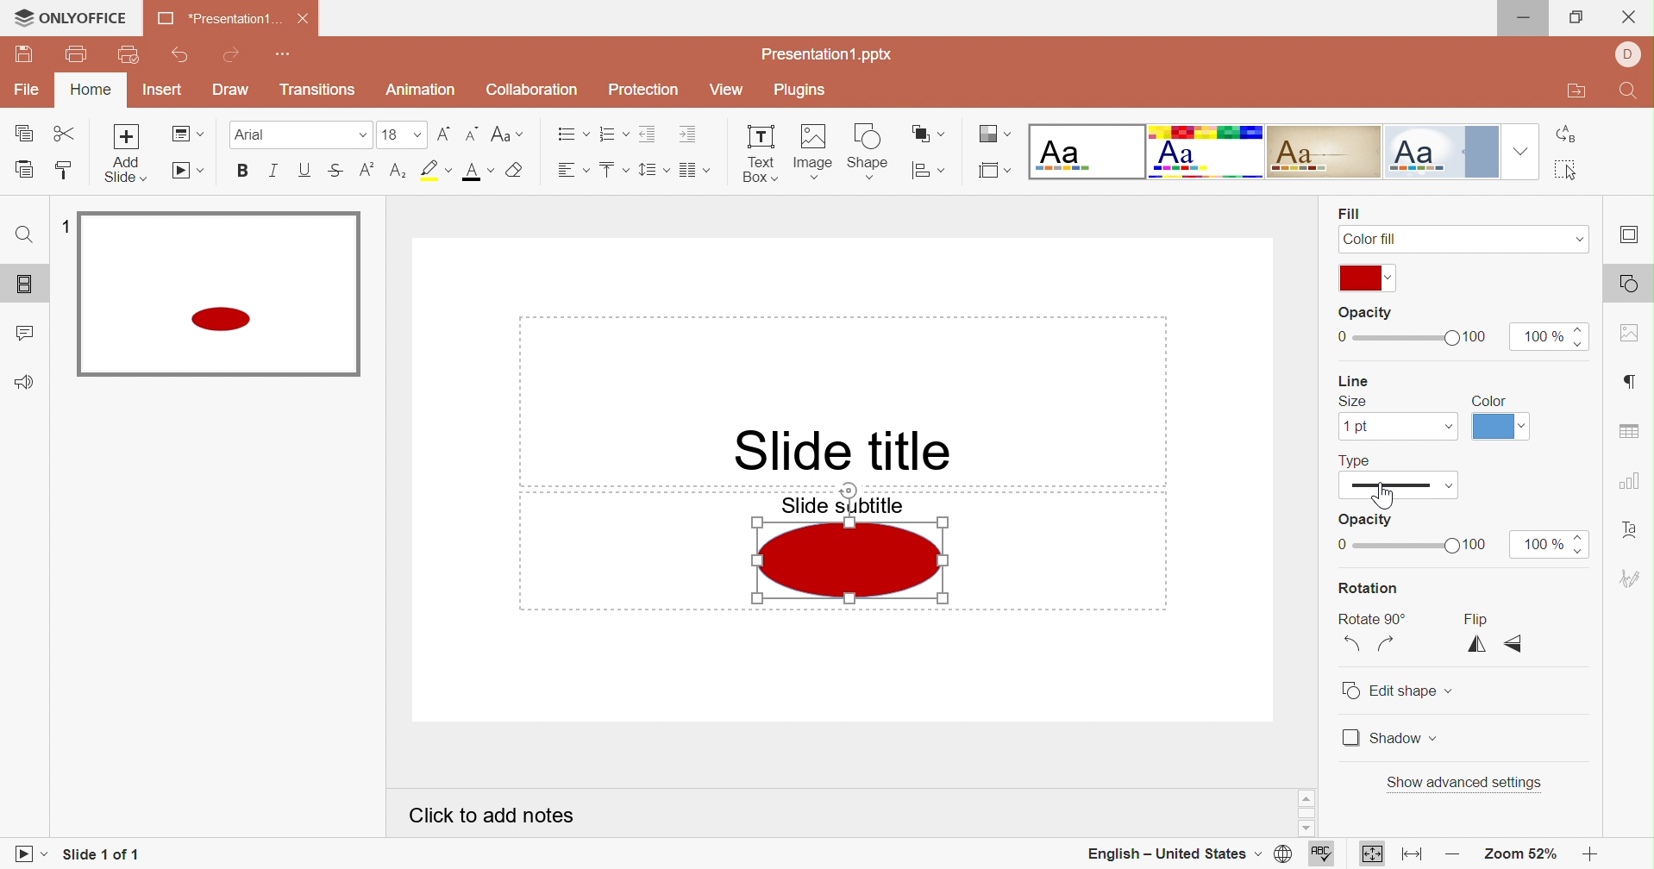 The image size is (1654, 869). I want to click on Table settings, so click(1632, 433).